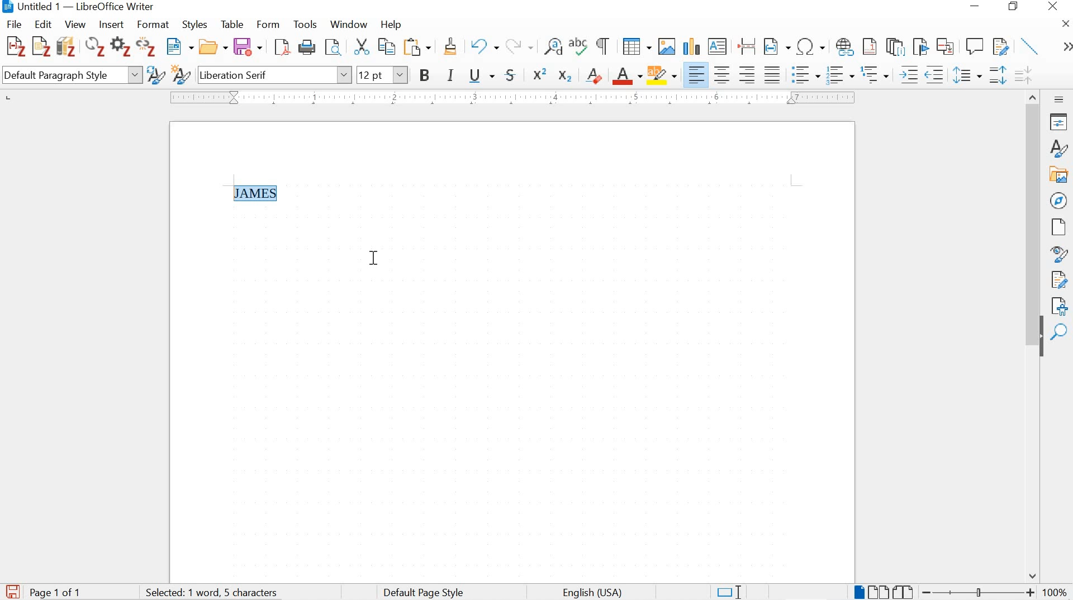 The width and height of the screenshot is (1073, 600). Describe the element at coordinates (804, 73) in the screenshot. I see `Toggle unorder list` at that location.